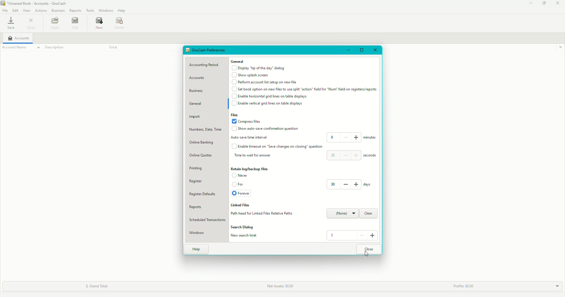 This screenshot has width=565, height=297. I want to click on Register, so click(196, 182).